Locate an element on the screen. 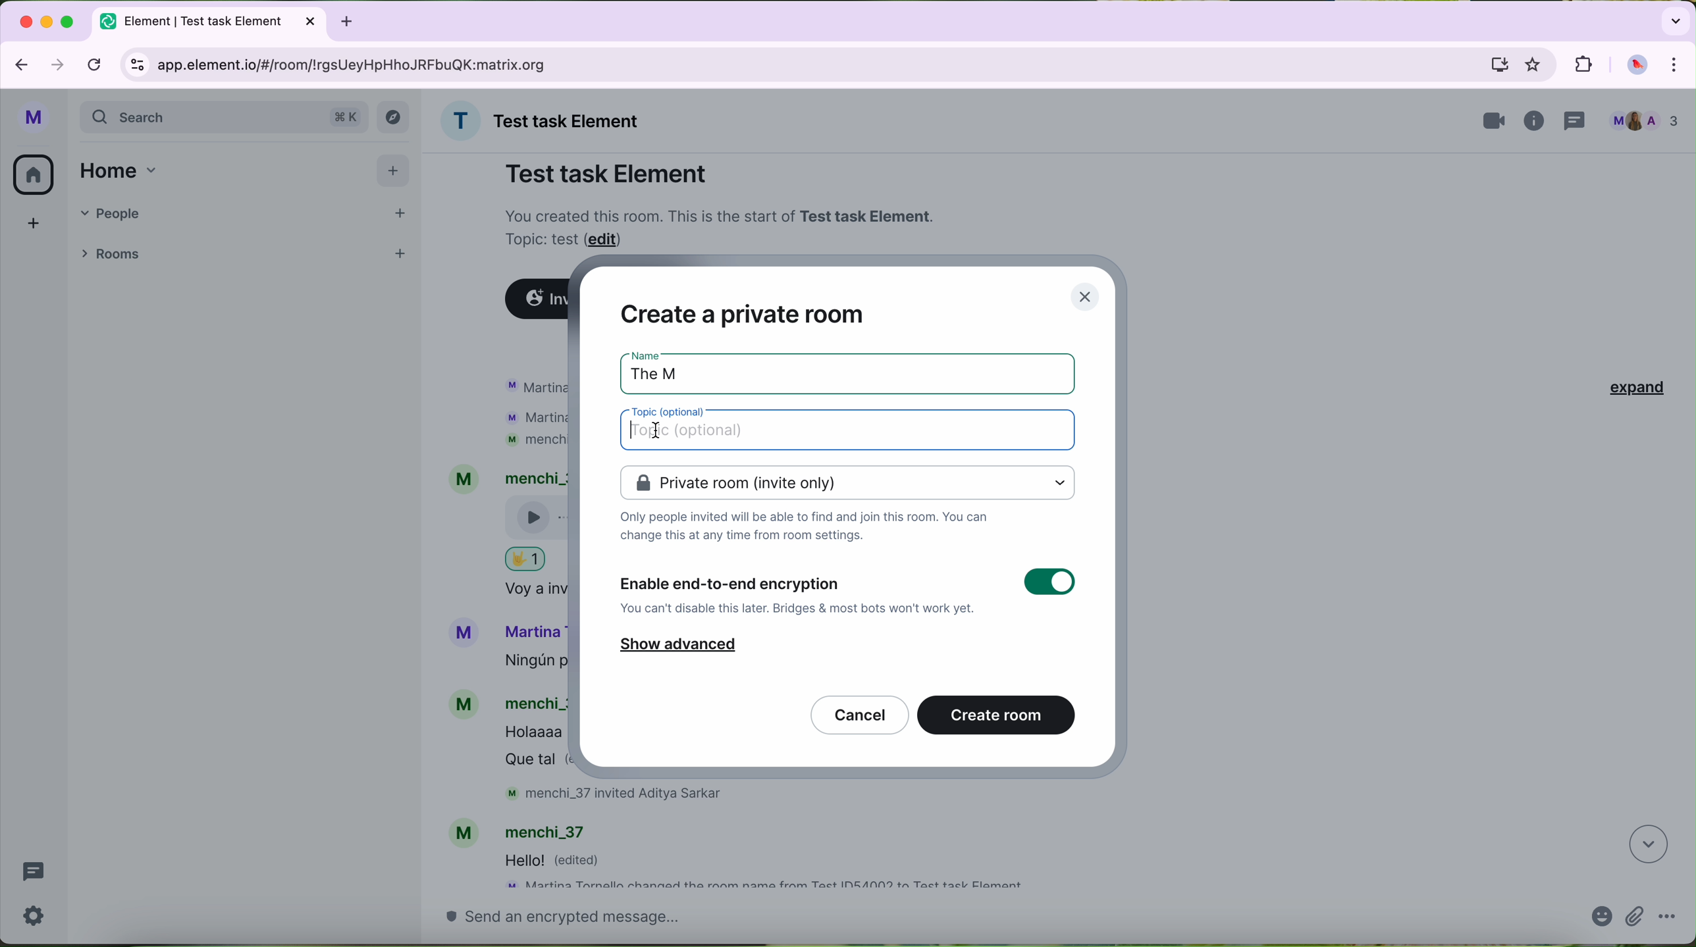 This screenshot has width=1696, height=947. navigate foward is located at coordinates (58, 64).